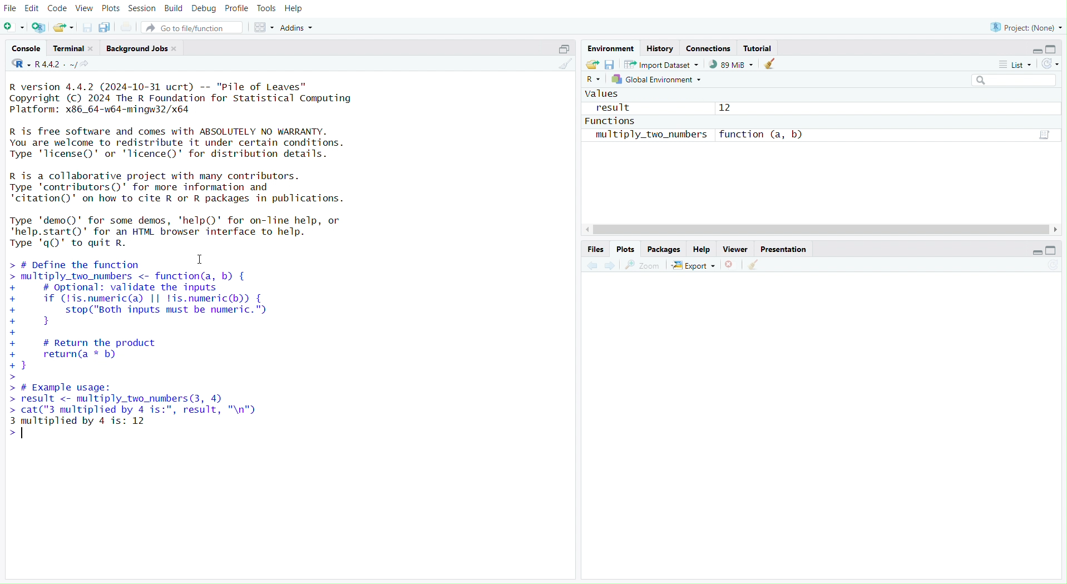 The width and height of the screenshot is (1067, 584). What do you see at coordinates (26, 50) in the screenshot?
I see `Console` at bounding box center [26, 50].